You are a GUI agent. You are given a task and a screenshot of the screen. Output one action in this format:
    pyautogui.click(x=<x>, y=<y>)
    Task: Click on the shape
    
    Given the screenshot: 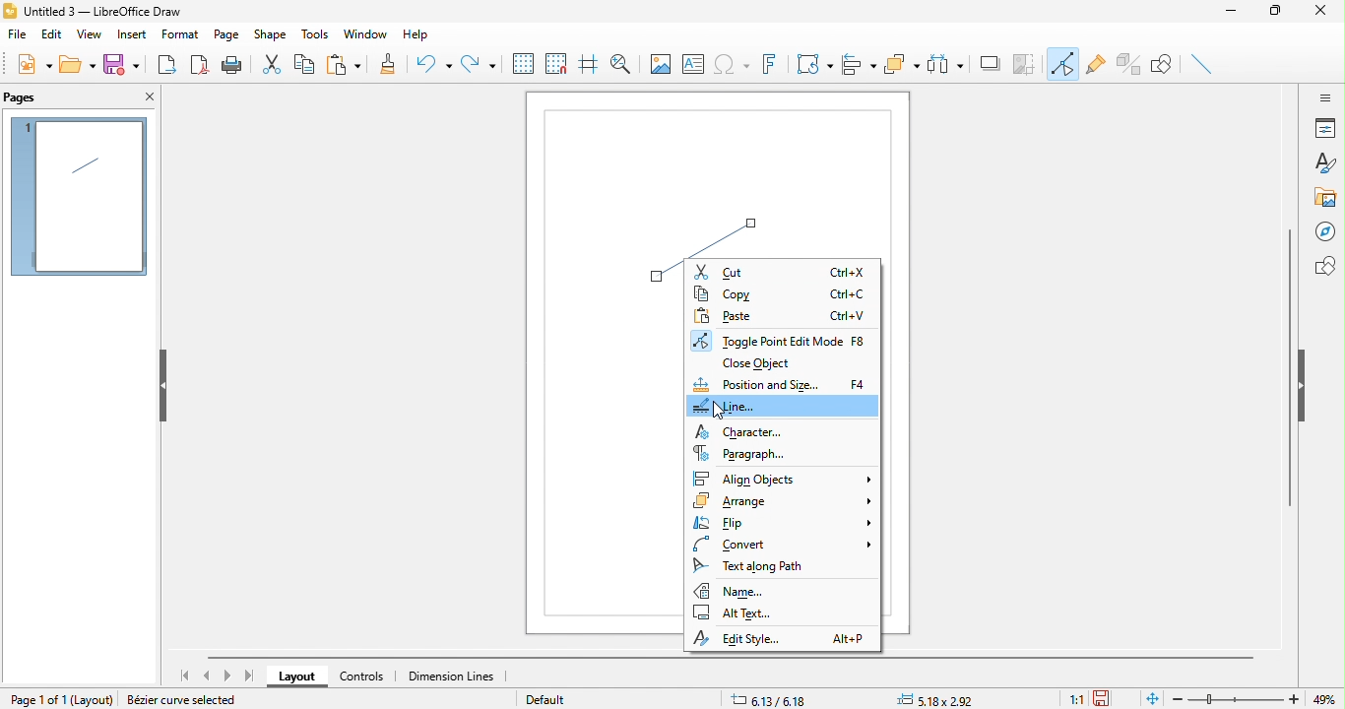 What is the action you would take?
    pyautogui.click(x=271, y=35)
    